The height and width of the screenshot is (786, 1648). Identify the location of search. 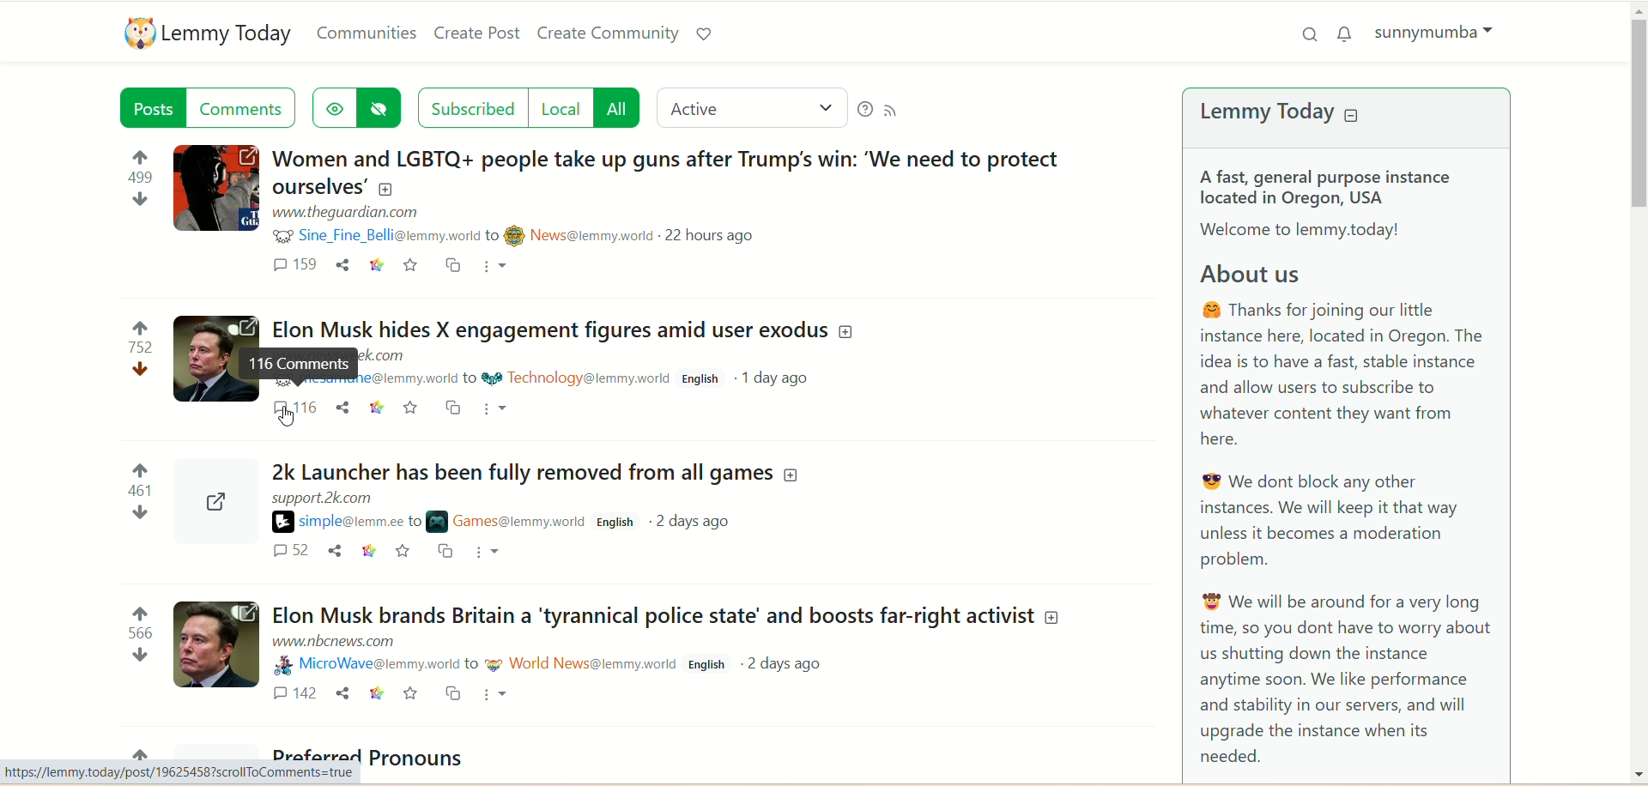
(1307, 34).